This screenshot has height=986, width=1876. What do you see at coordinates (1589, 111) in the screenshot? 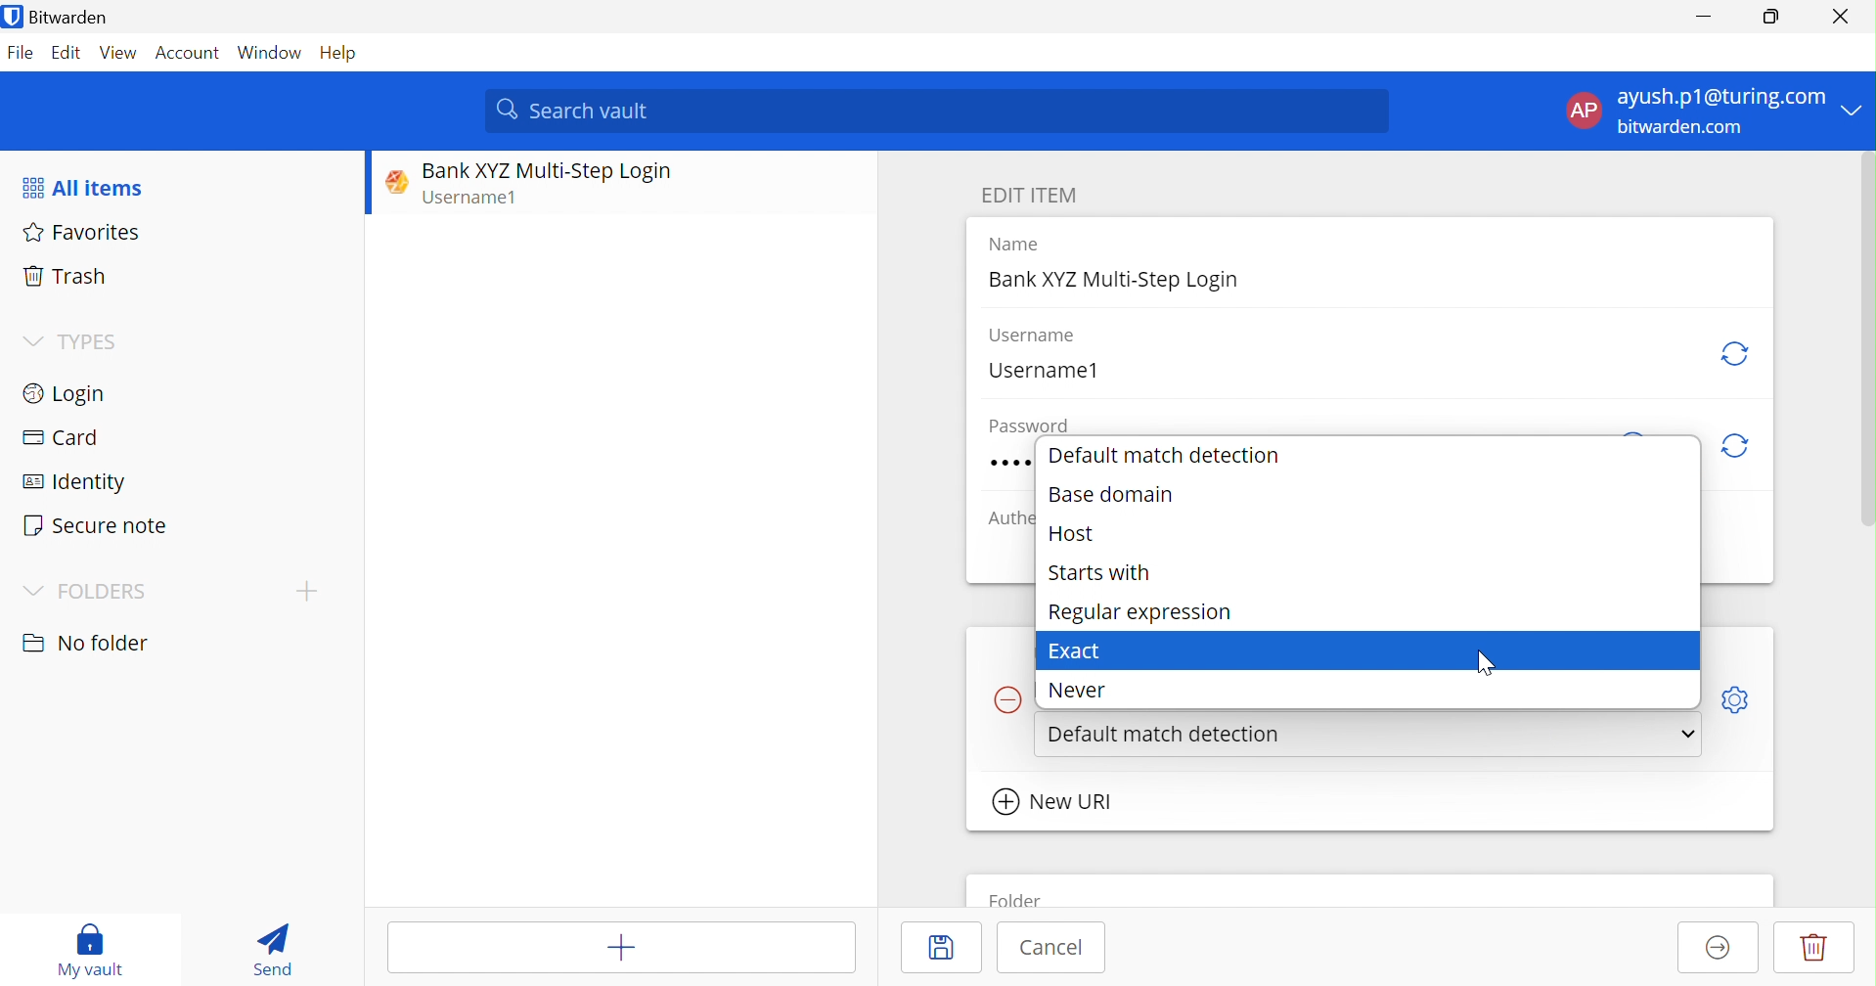
I see `AP` at bounding box center [1589, 111].